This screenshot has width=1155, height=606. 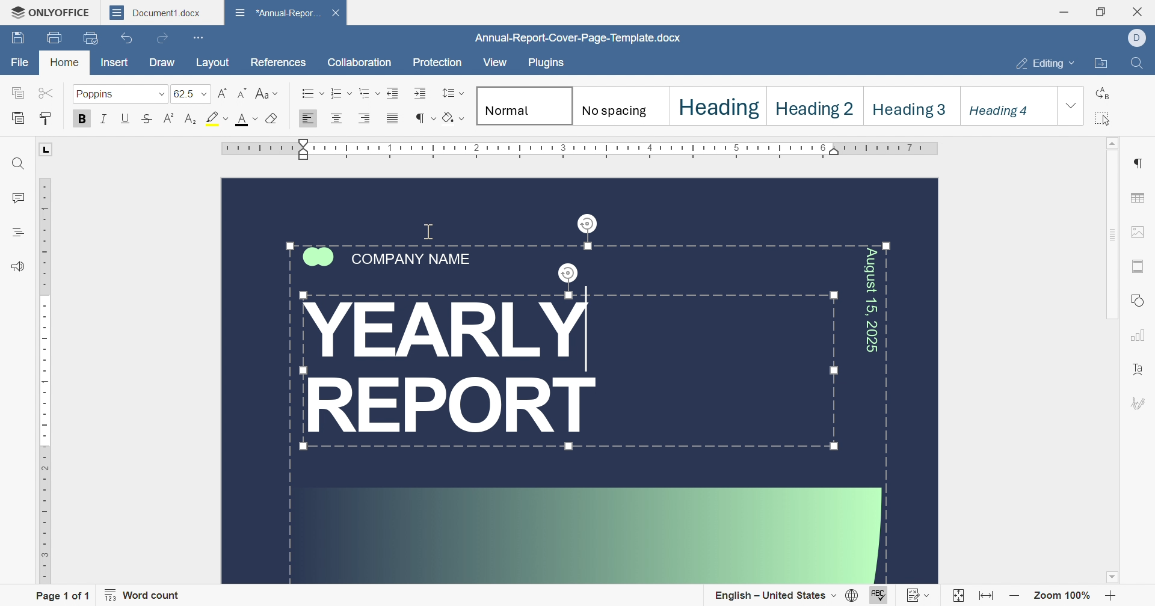 What do you see at coordinates (162, 63) in the screenshot?
I see `draw` at bounding box center [162, 63].